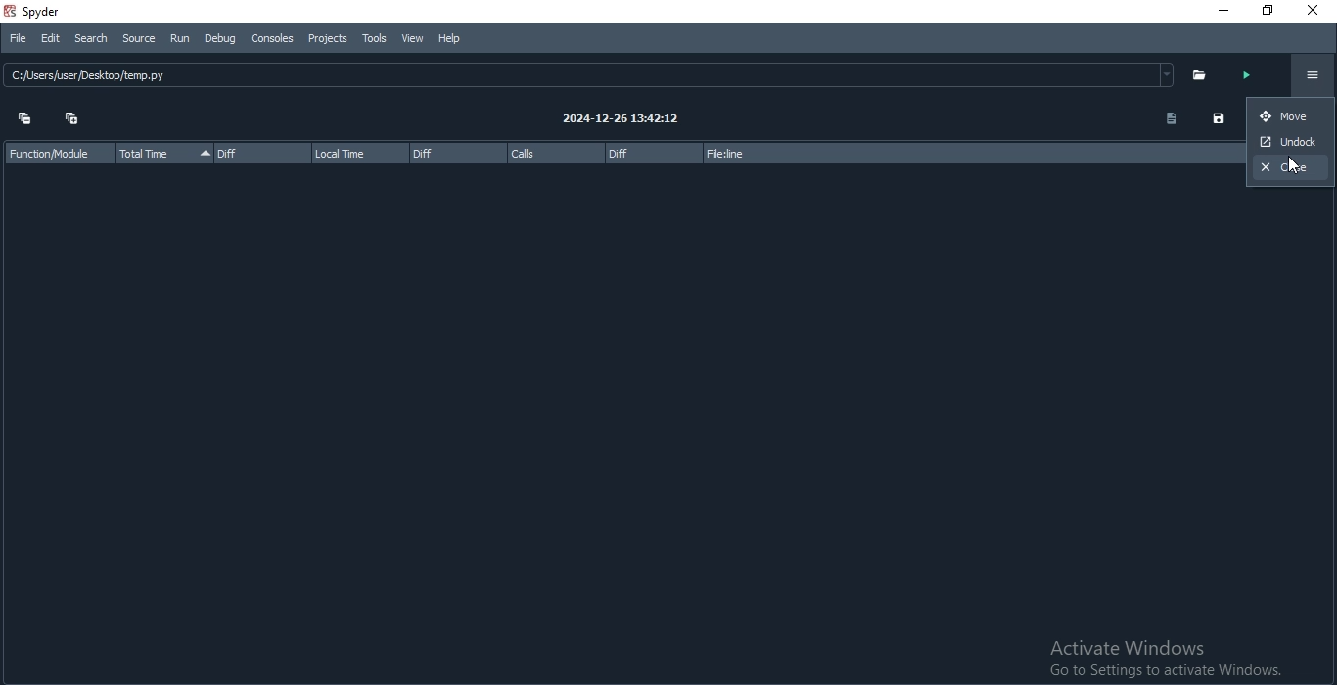  Describe the element at coordinates (359, 152) in the screenshot. I see `local time` at that location.